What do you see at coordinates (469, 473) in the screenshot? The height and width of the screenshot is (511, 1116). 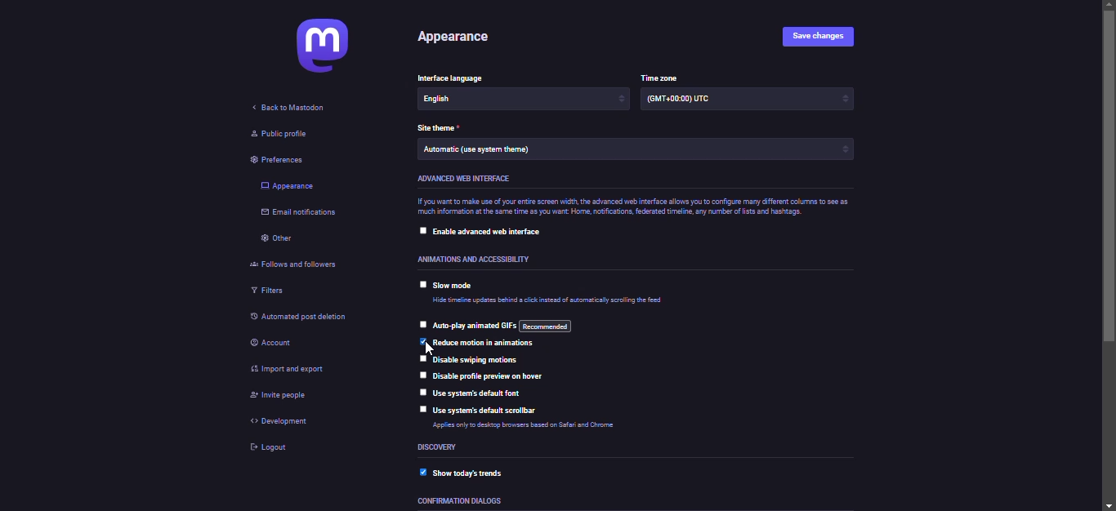 I see `show today's trends` at bounding box center [469, 473].